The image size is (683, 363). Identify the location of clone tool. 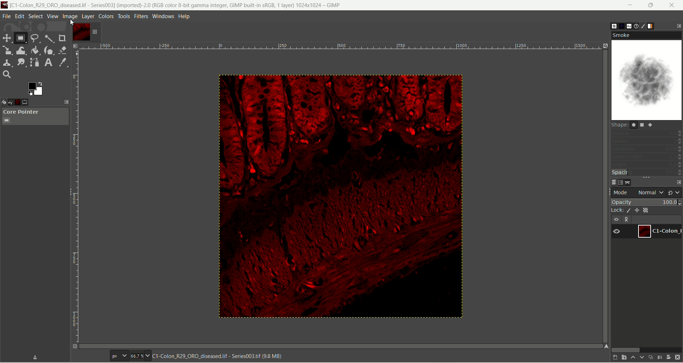
(7, 62).